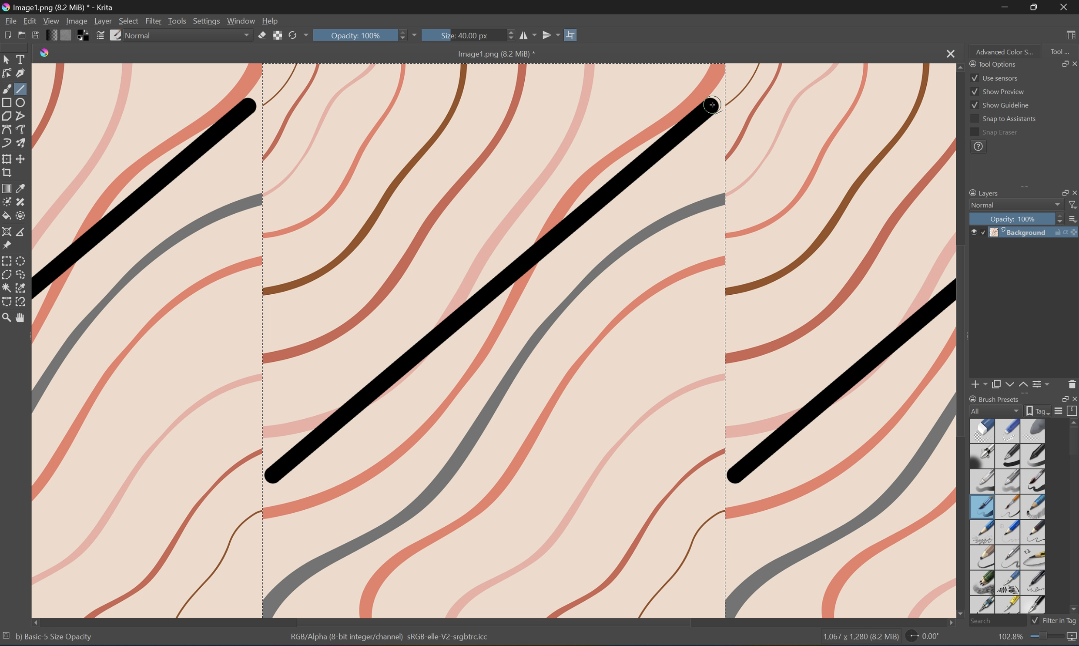 This screenshot has height=646, width=1079. I want to click on Vertical Mirror tool, so click(550, 34).